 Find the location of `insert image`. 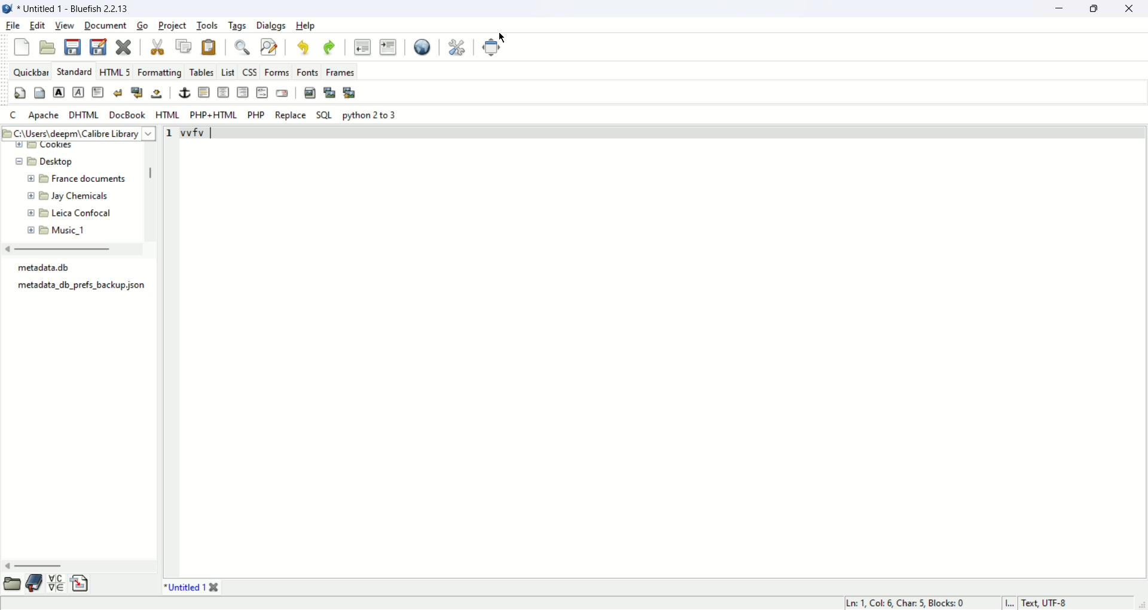

insert image is located at coordinates (309, 91).